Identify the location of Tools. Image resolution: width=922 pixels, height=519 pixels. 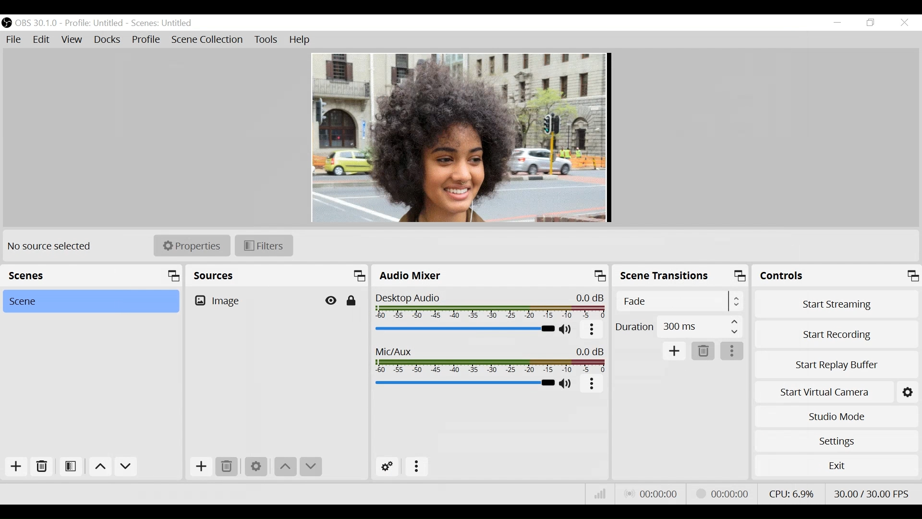
(267, 40).